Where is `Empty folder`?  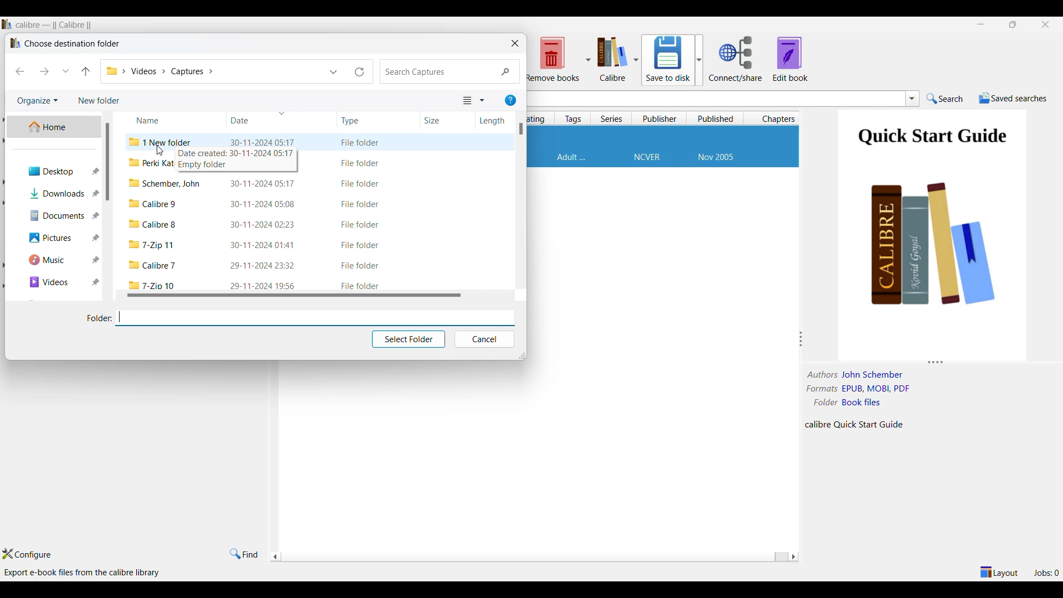
Empty folder is located at coordinates (208, 166).